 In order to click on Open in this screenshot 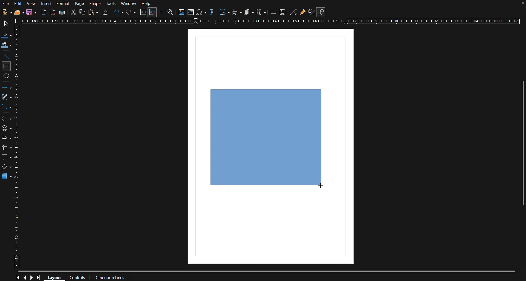, I will do `click(19, 12)`.